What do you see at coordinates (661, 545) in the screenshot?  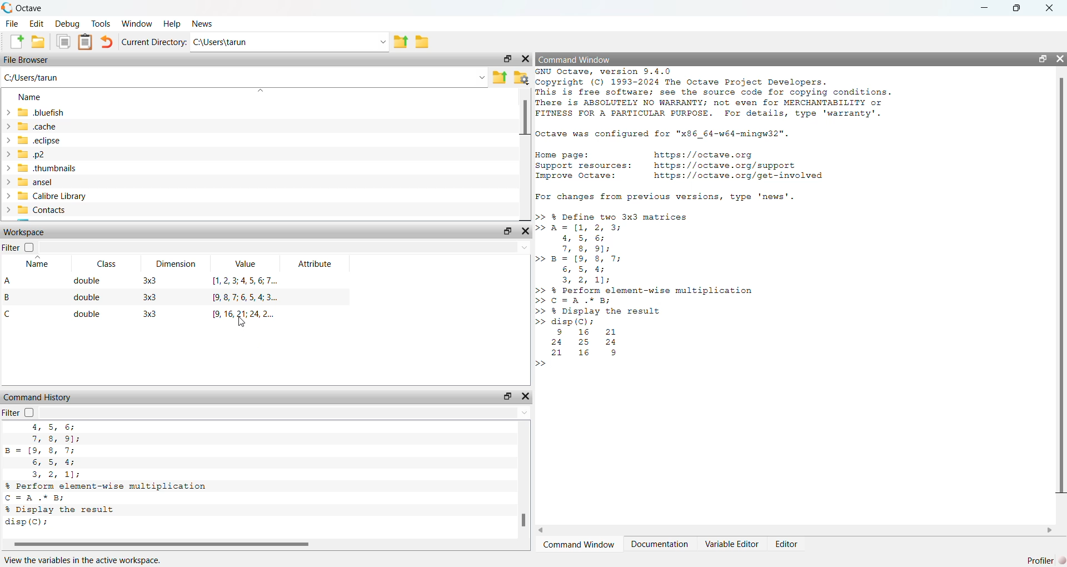 I see `Documentation` at bounding box center [661, 545].